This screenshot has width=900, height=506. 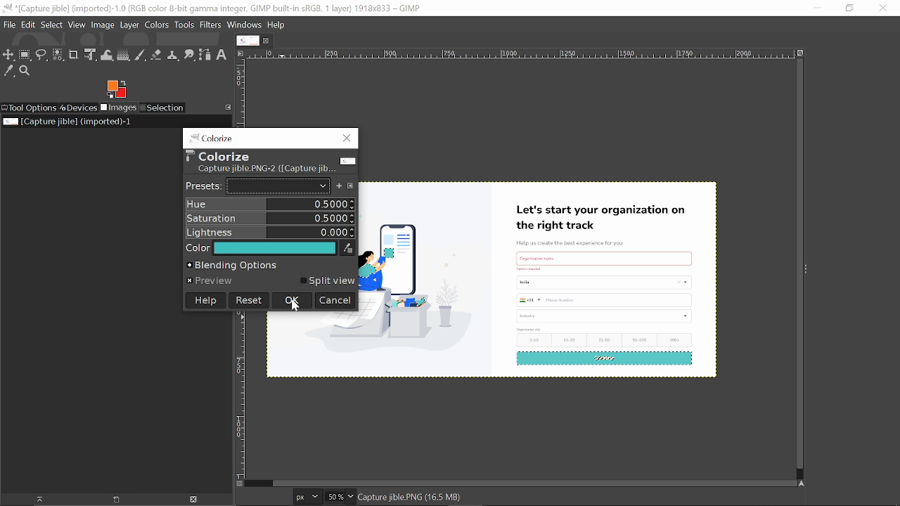 What do you see at coordinates (810, 269) in the screenshot?
I see `Sidebar menu` at bounding box center [810, 269].